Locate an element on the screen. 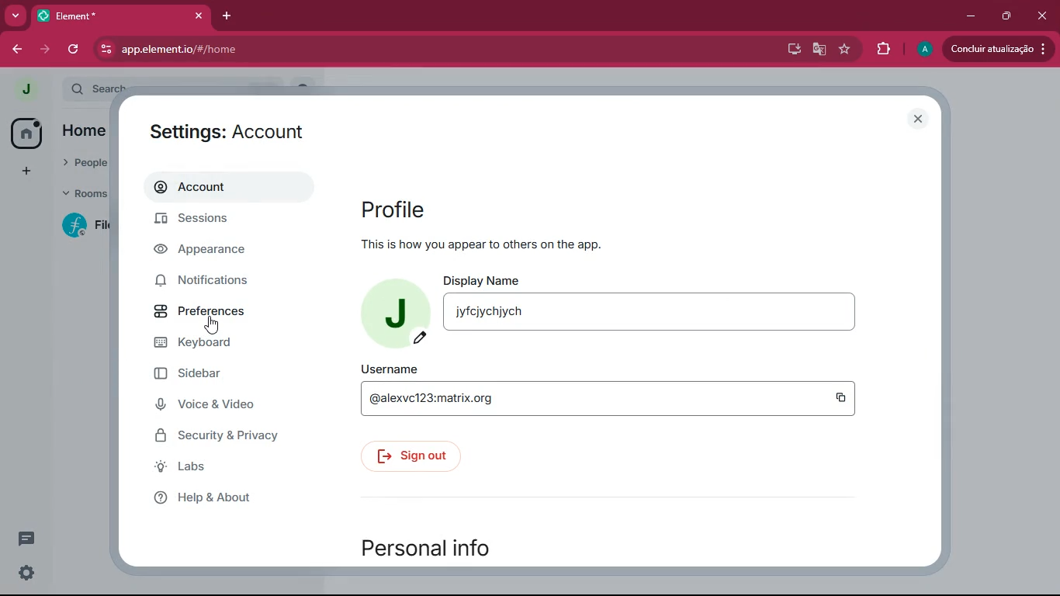 The height and width of the screenshot is (596, 1060). personal  is located at coordinates (444, 546).